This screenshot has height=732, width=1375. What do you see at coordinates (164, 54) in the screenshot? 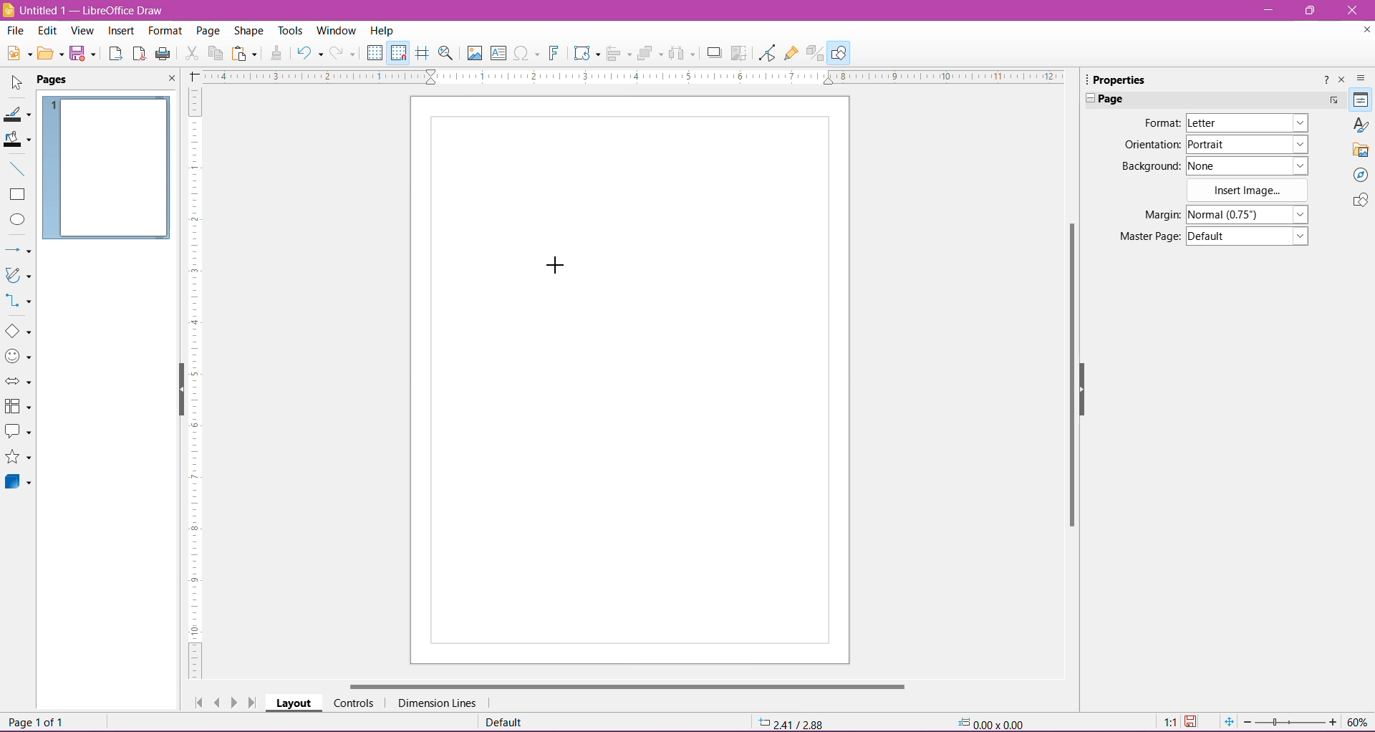
I see `Print` at bounding box center [164, 54].